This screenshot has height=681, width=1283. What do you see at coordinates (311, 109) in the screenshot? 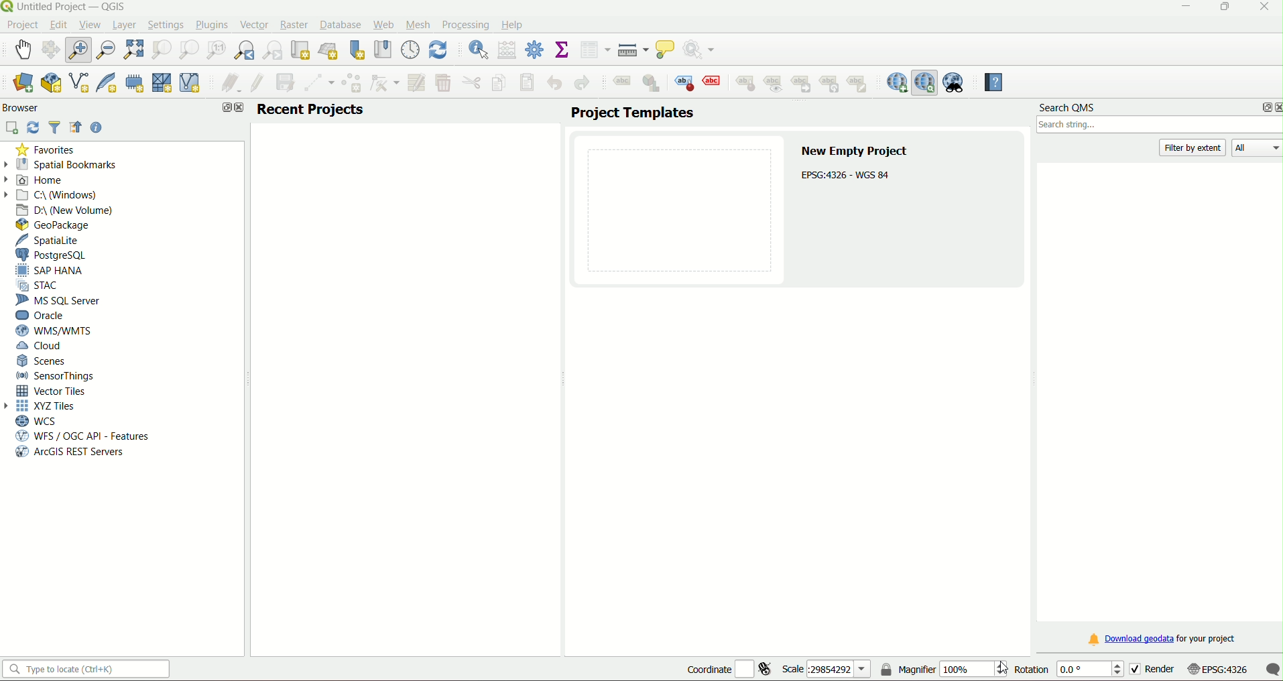
I see `recent projects` at bounding box center [311, 109].